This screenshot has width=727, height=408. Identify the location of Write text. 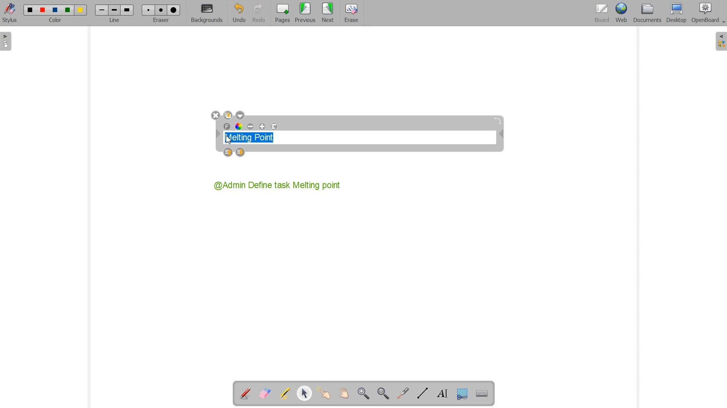
(440, 392).